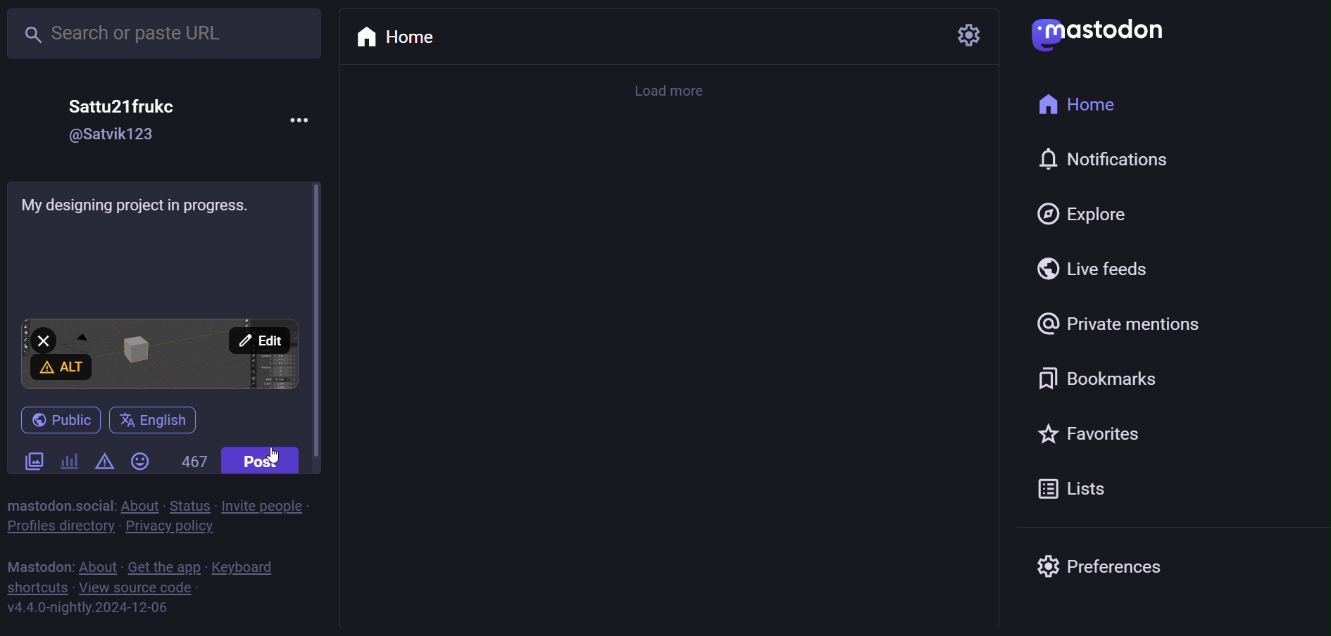  Describe the element at coordinates (113, 138) in the screenshot. I see `id` at that location.